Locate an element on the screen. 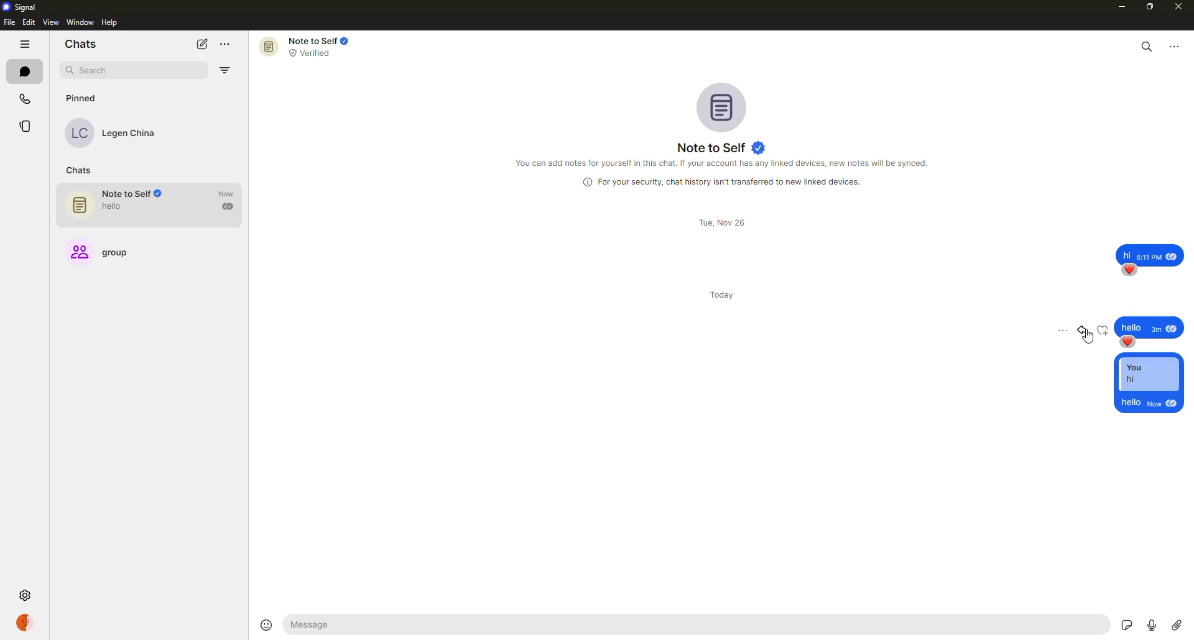 Image resolution: width=1194 pixels, height=640 pixels. hide tabs is located at coordinates (26, 44).